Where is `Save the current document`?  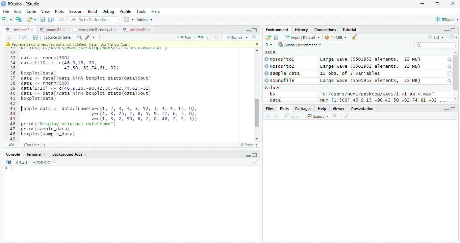 Save the current document is located at coordinates (43, 19).